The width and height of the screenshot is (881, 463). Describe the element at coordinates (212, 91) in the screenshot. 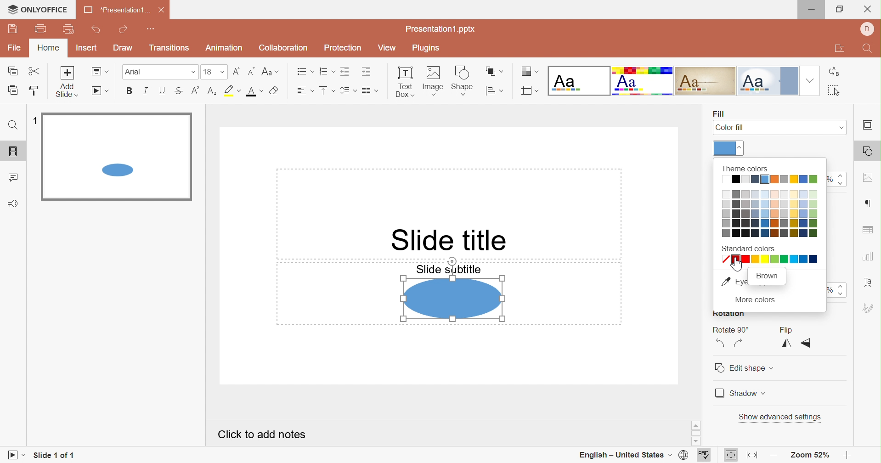

I see `Subscript` at that location.